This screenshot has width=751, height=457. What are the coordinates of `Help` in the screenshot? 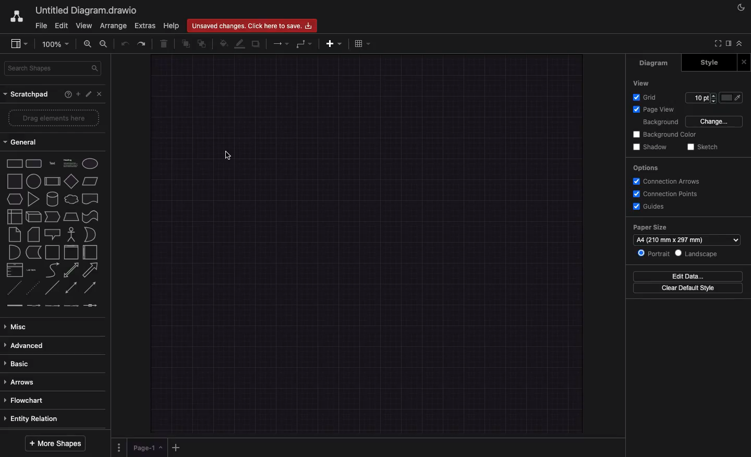 It's located at (172, 25).